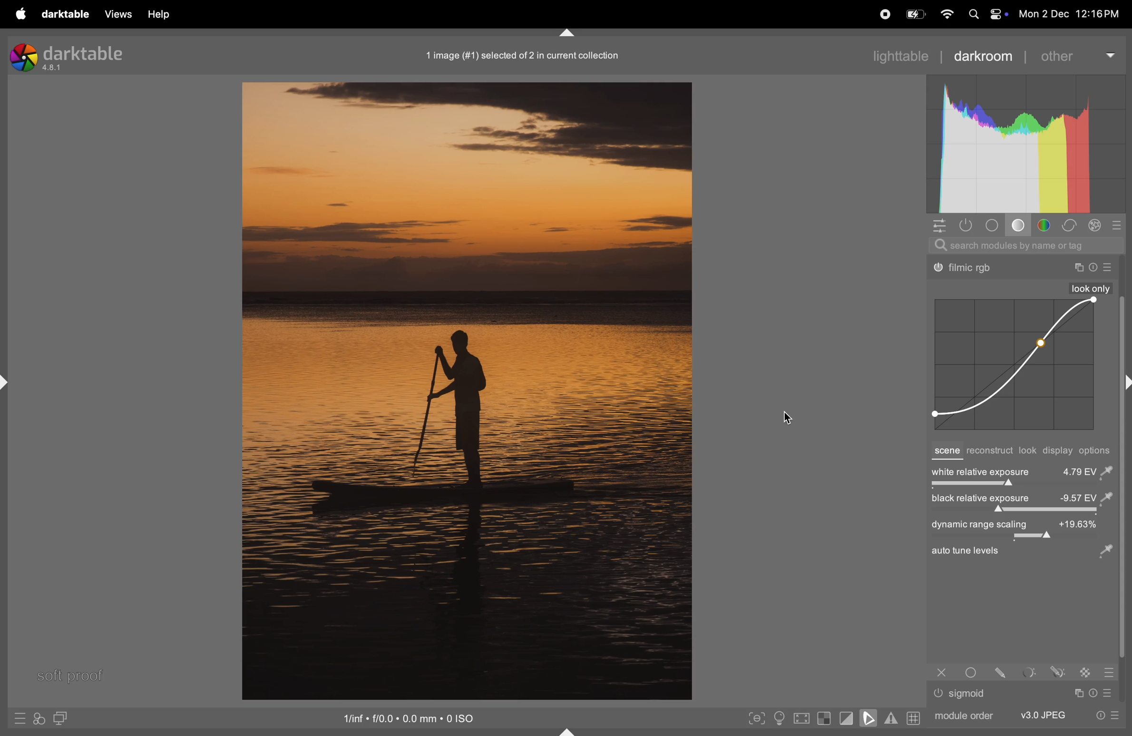 Image resolution: width=1132 pixels, height=736 pixels. What do you see at coordinates (962, 715) in the screenshot?
I see `module order ` at bounding box center [962, 715].